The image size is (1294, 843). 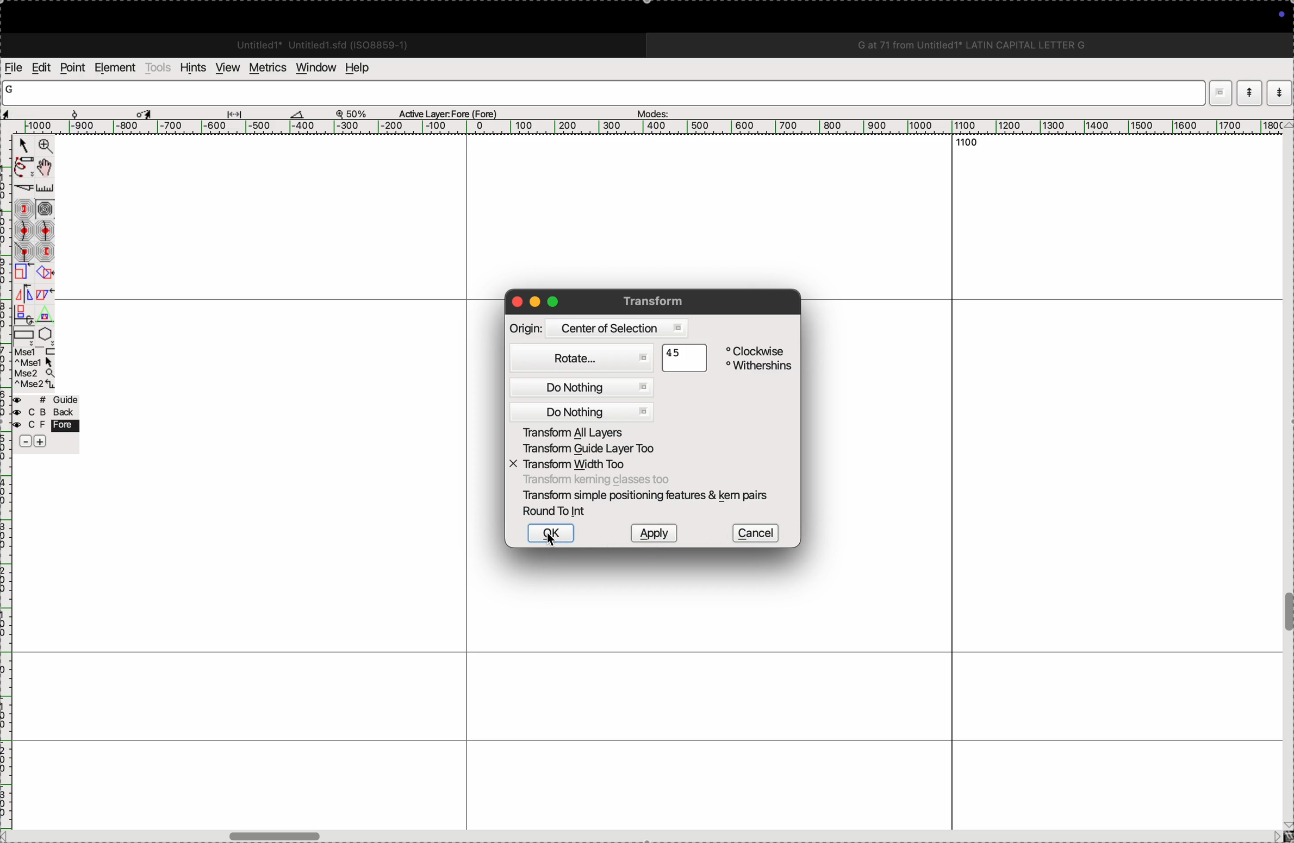 I want to click on mouse wheel button + Ctrl, so click(x=35, y=385).